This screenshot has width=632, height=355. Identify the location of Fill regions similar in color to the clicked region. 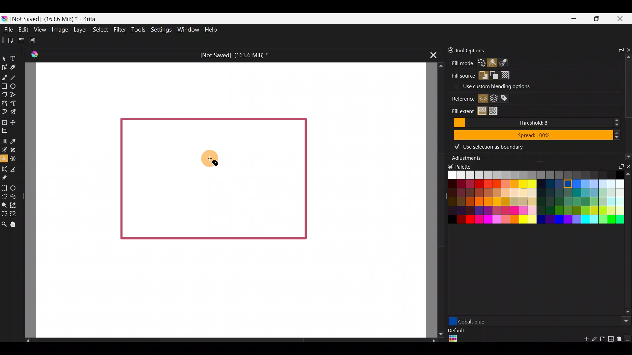
(482, 111).